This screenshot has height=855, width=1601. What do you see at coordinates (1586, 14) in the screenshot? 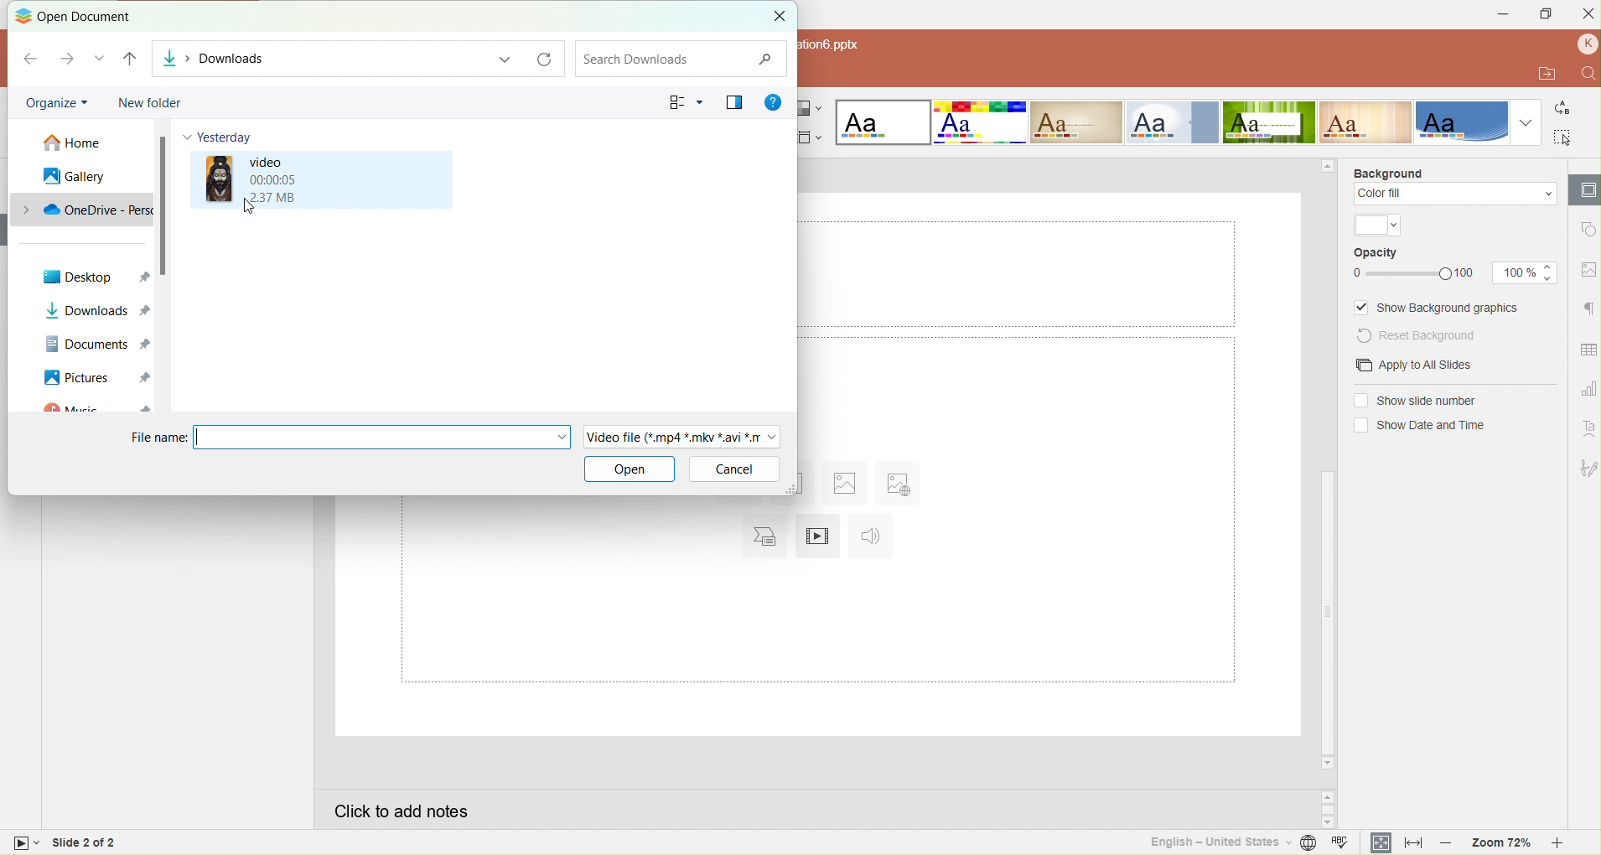
I see `Close` at bounding box center [1586, 14].